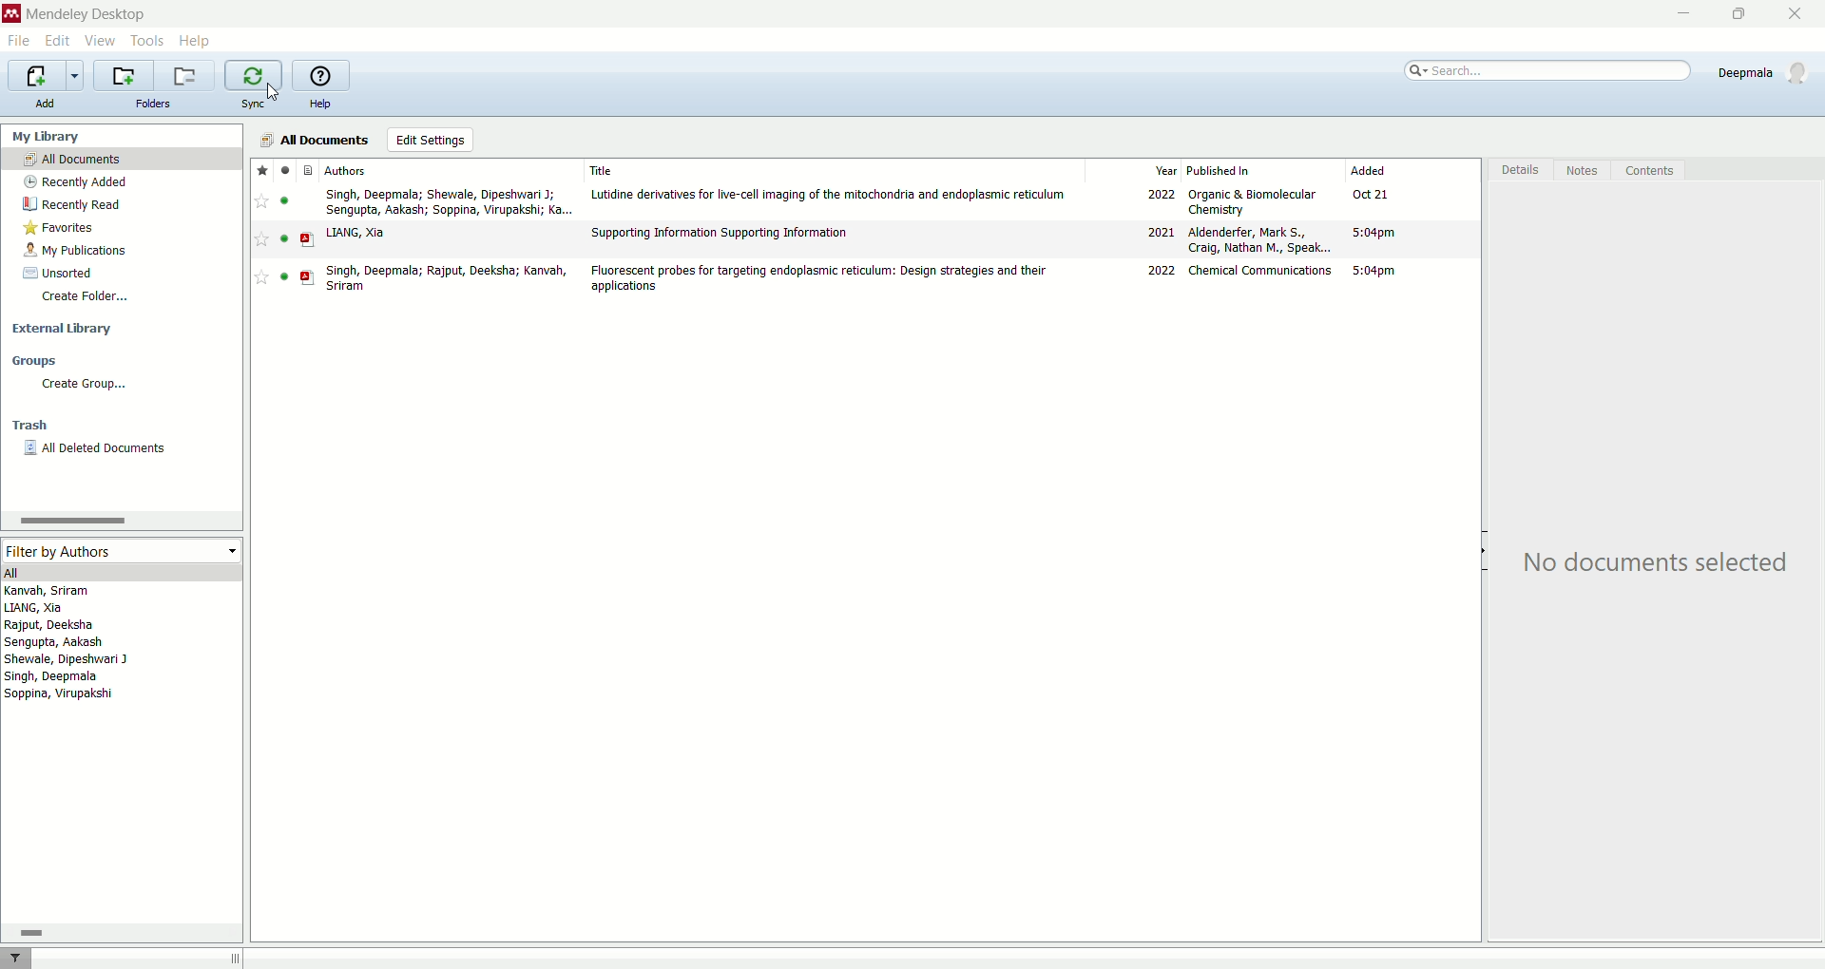  What do you see at coordinates (1412, 171) in the screenshot?
I see `added` at bounding box center [1412, 171].